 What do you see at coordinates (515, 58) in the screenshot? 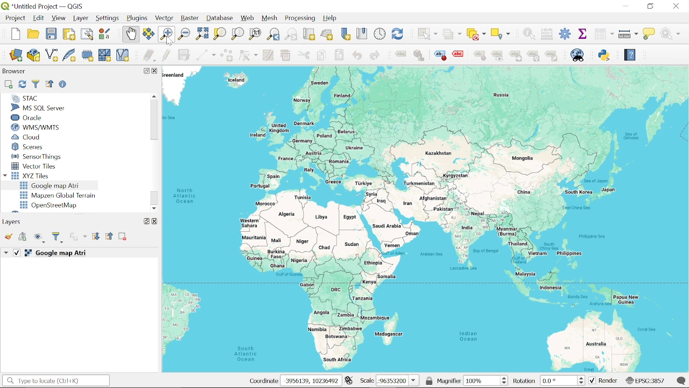
I see `Move a label, diagrams or callout` at bounding box center [515, 58].